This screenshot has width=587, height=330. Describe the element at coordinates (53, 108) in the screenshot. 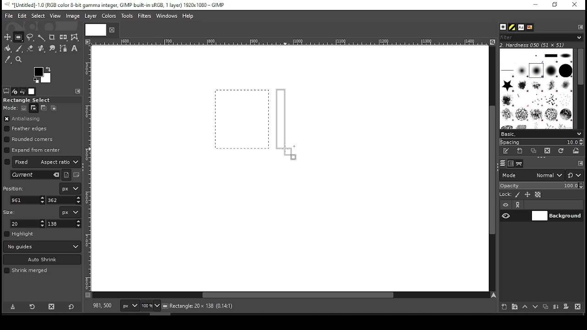

I see `intersect with the current selection` at that location.